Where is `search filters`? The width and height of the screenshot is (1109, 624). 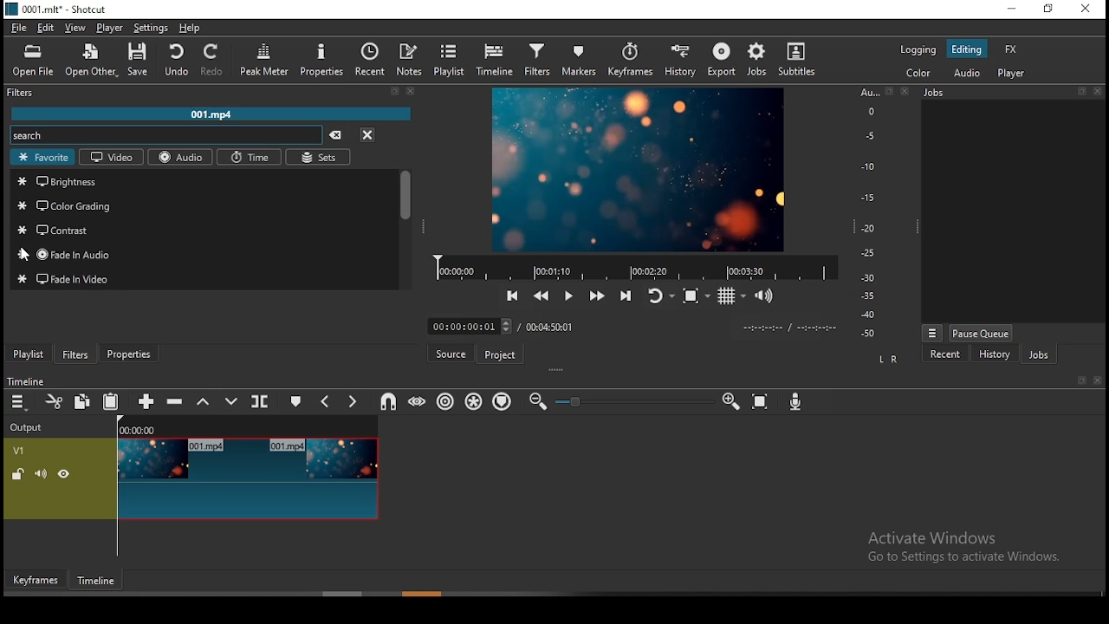 search filters is located at coordinates (165, 134).